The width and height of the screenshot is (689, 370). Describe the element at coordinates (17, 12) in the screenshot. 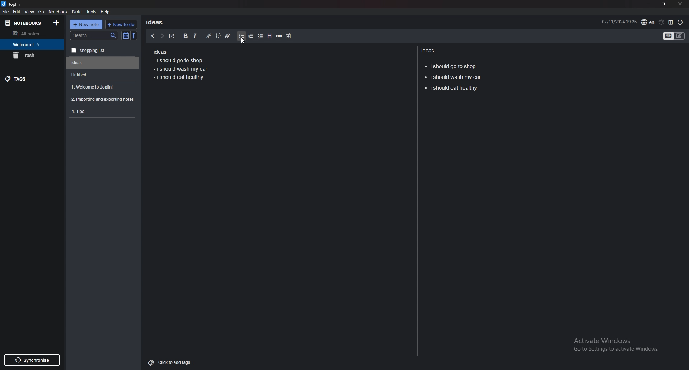

I see `edit` at that location.